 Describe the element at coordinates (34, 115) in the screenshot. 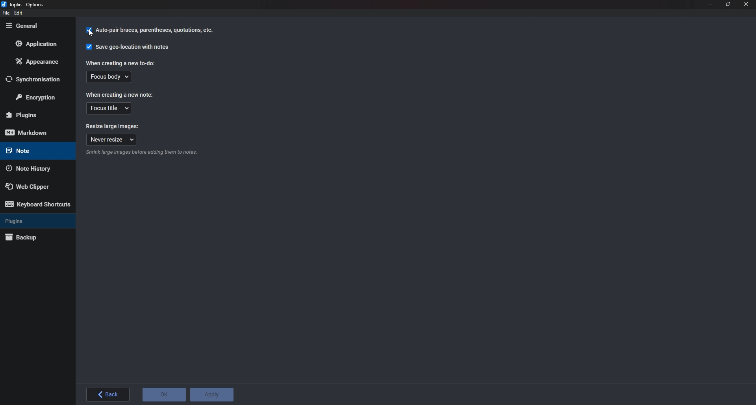

I see `Plugins` at that location.